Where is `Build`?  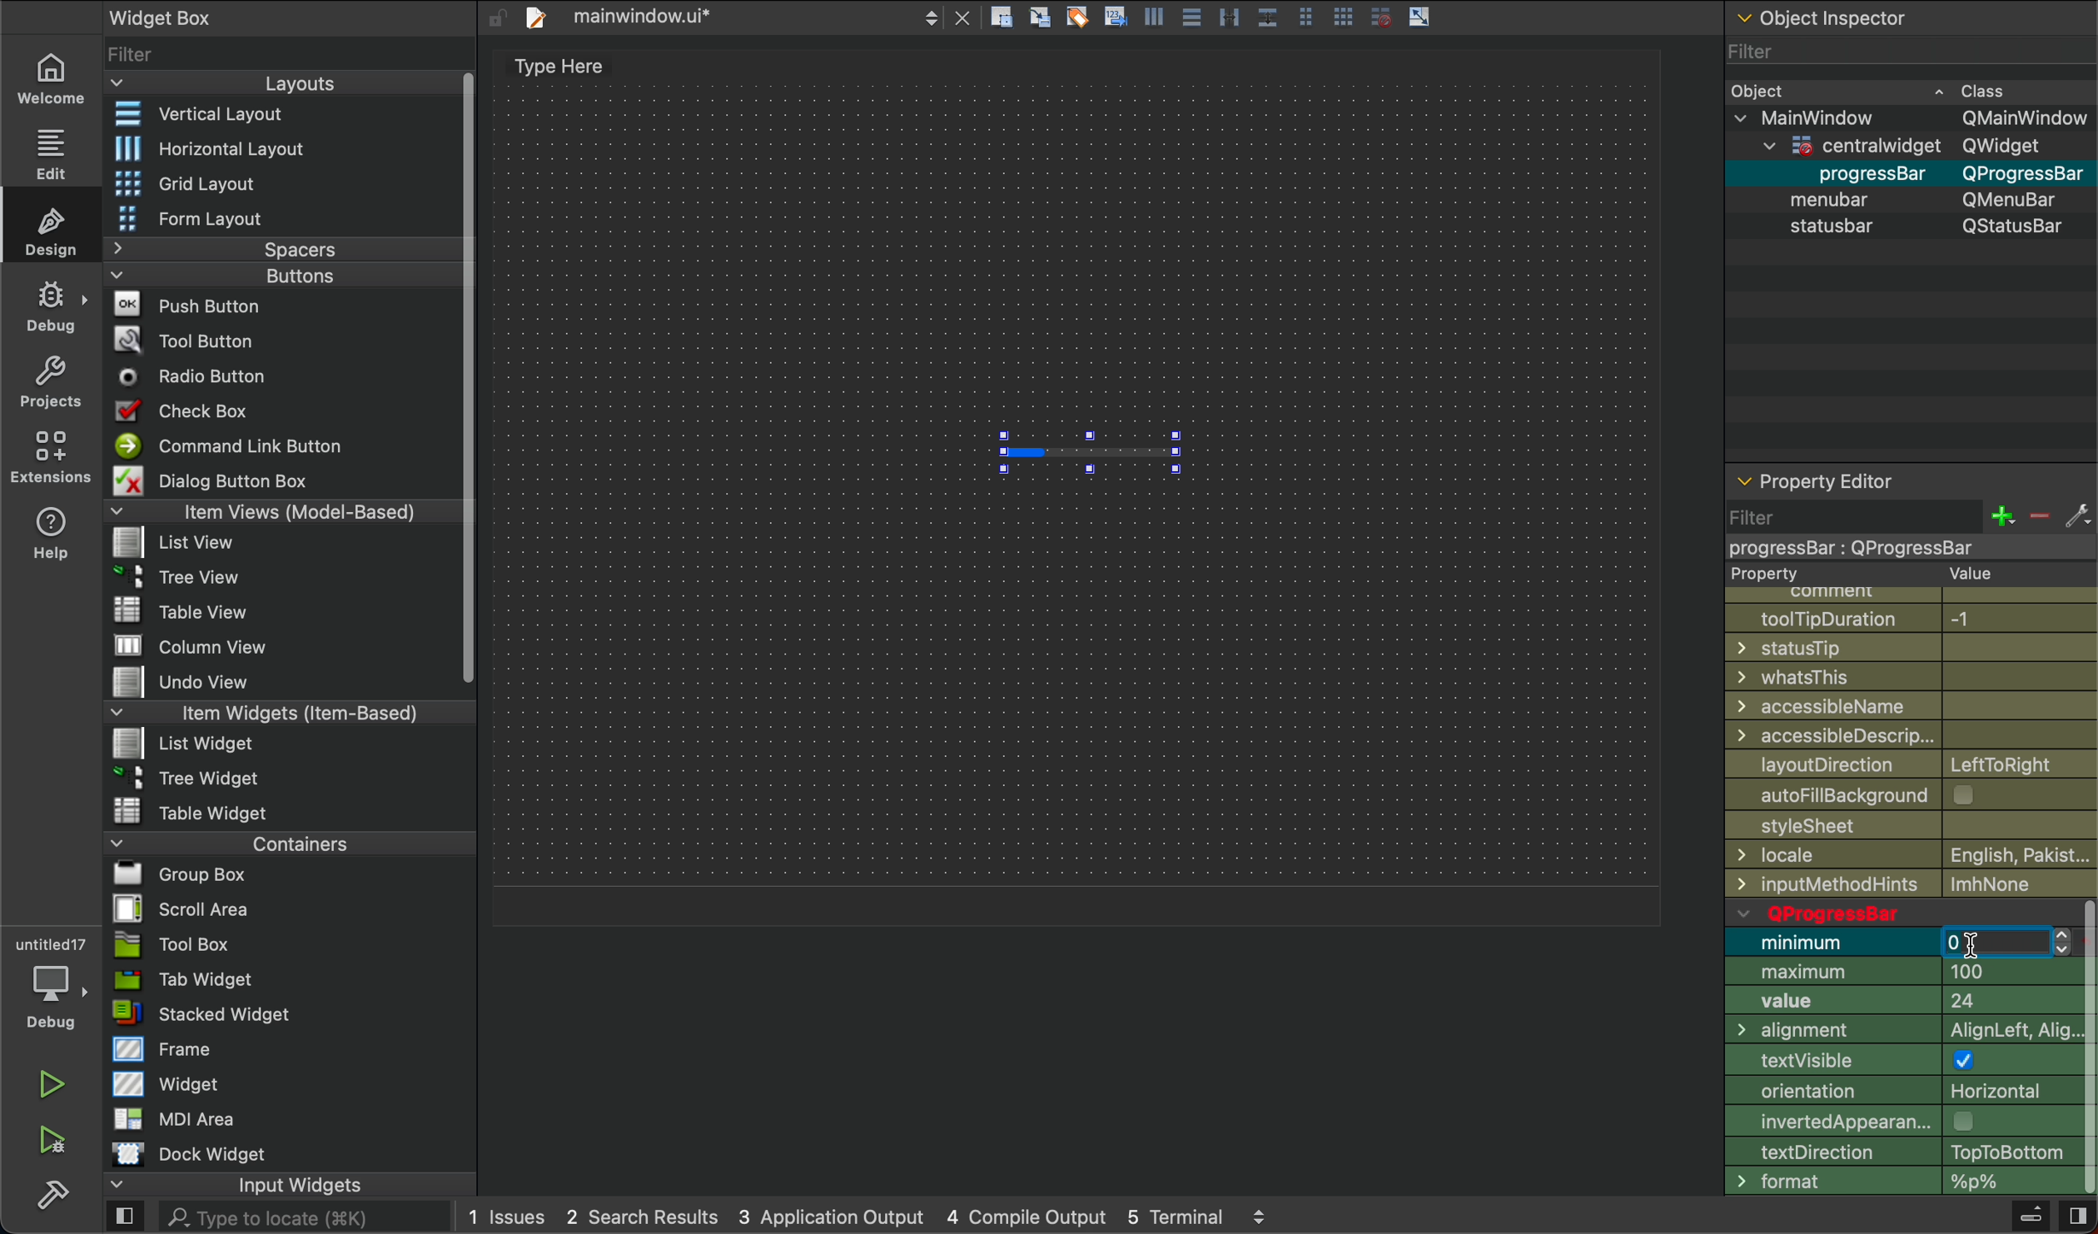 Build is located at coordinates (2029, 1218).